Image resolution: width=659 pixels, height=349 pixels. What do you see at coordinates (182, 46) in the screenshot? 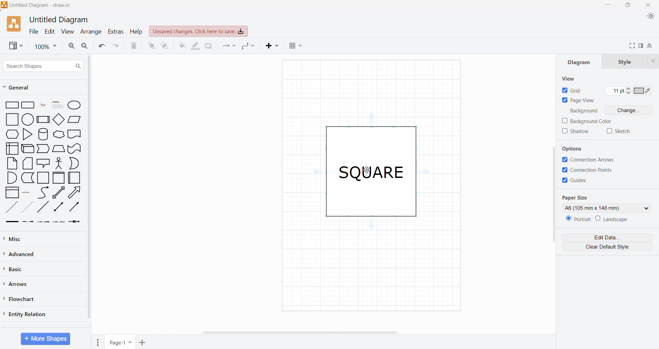
I see `Fill Color` at bounding box center [182, 46].